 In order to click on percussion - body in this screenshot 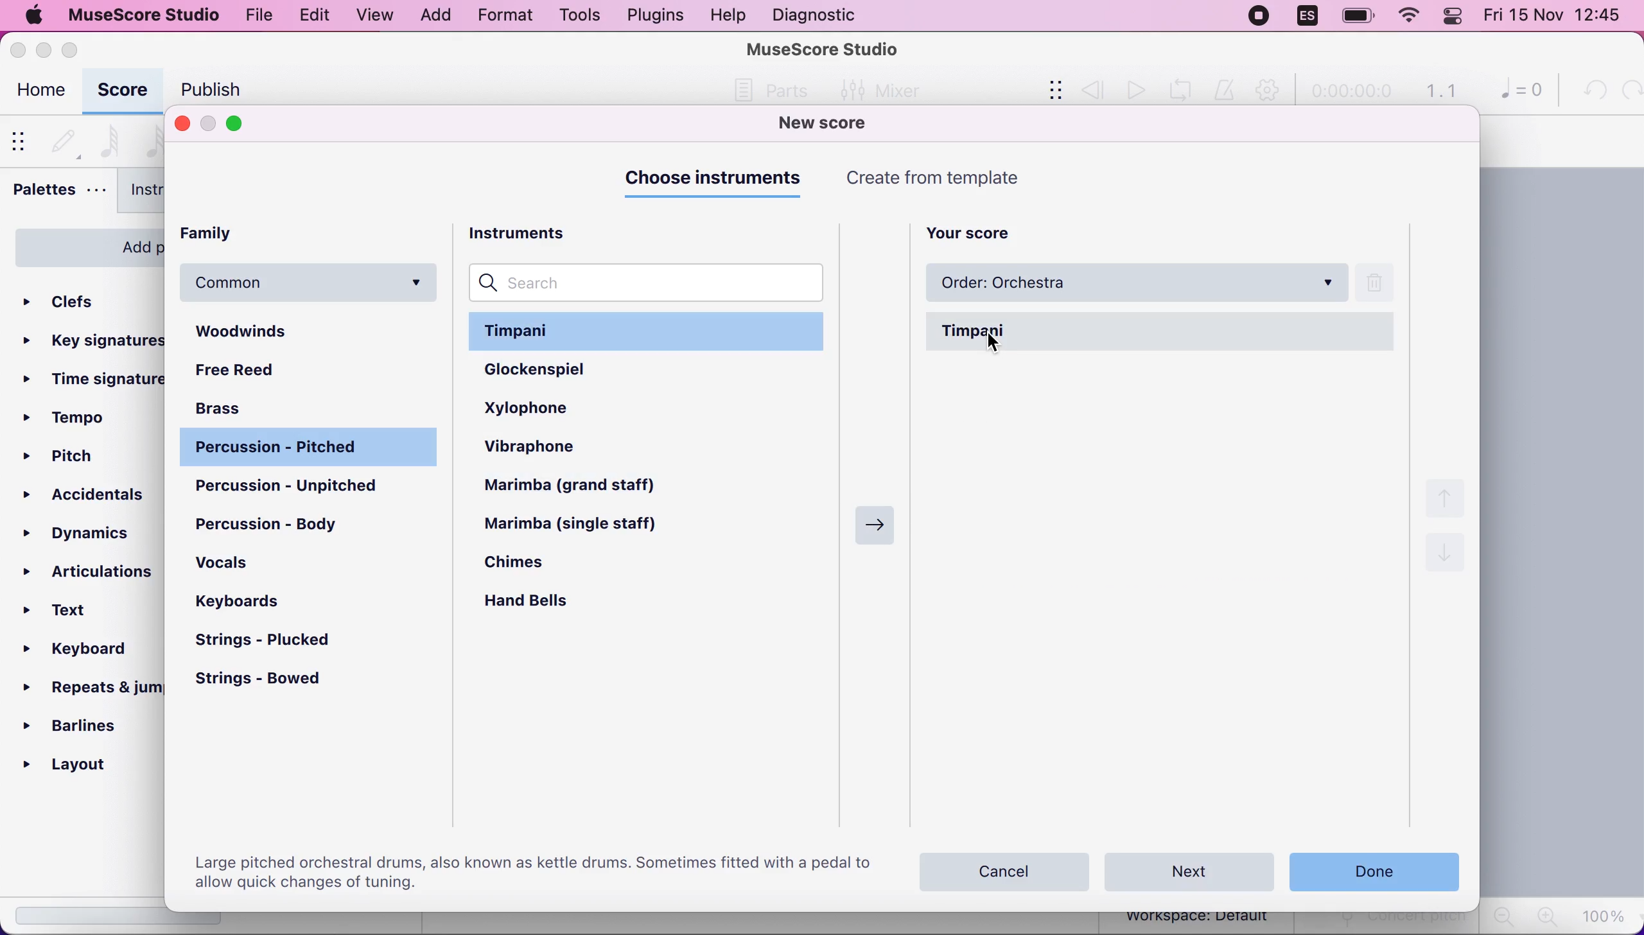, I will do `click(279, 523)`.